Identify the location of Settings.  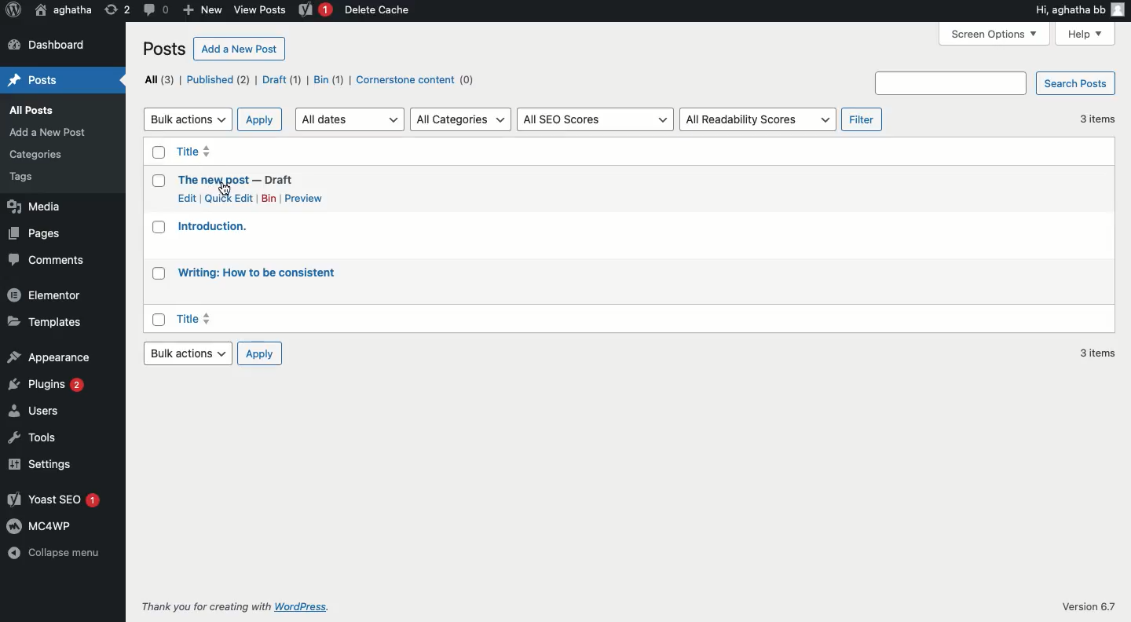
(49, 463).